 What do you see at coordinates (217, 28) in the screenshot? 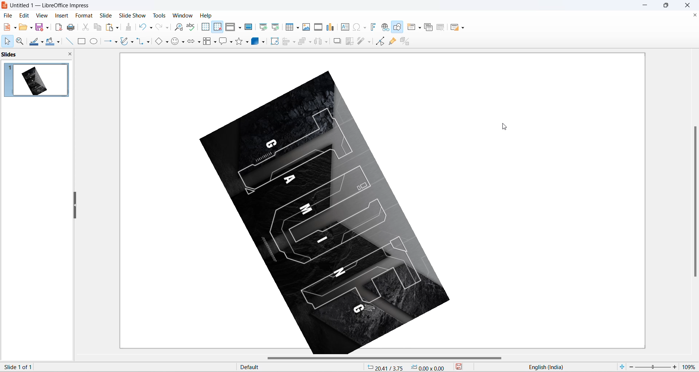
I see `snap to grid` at bounding box center [217, 28].